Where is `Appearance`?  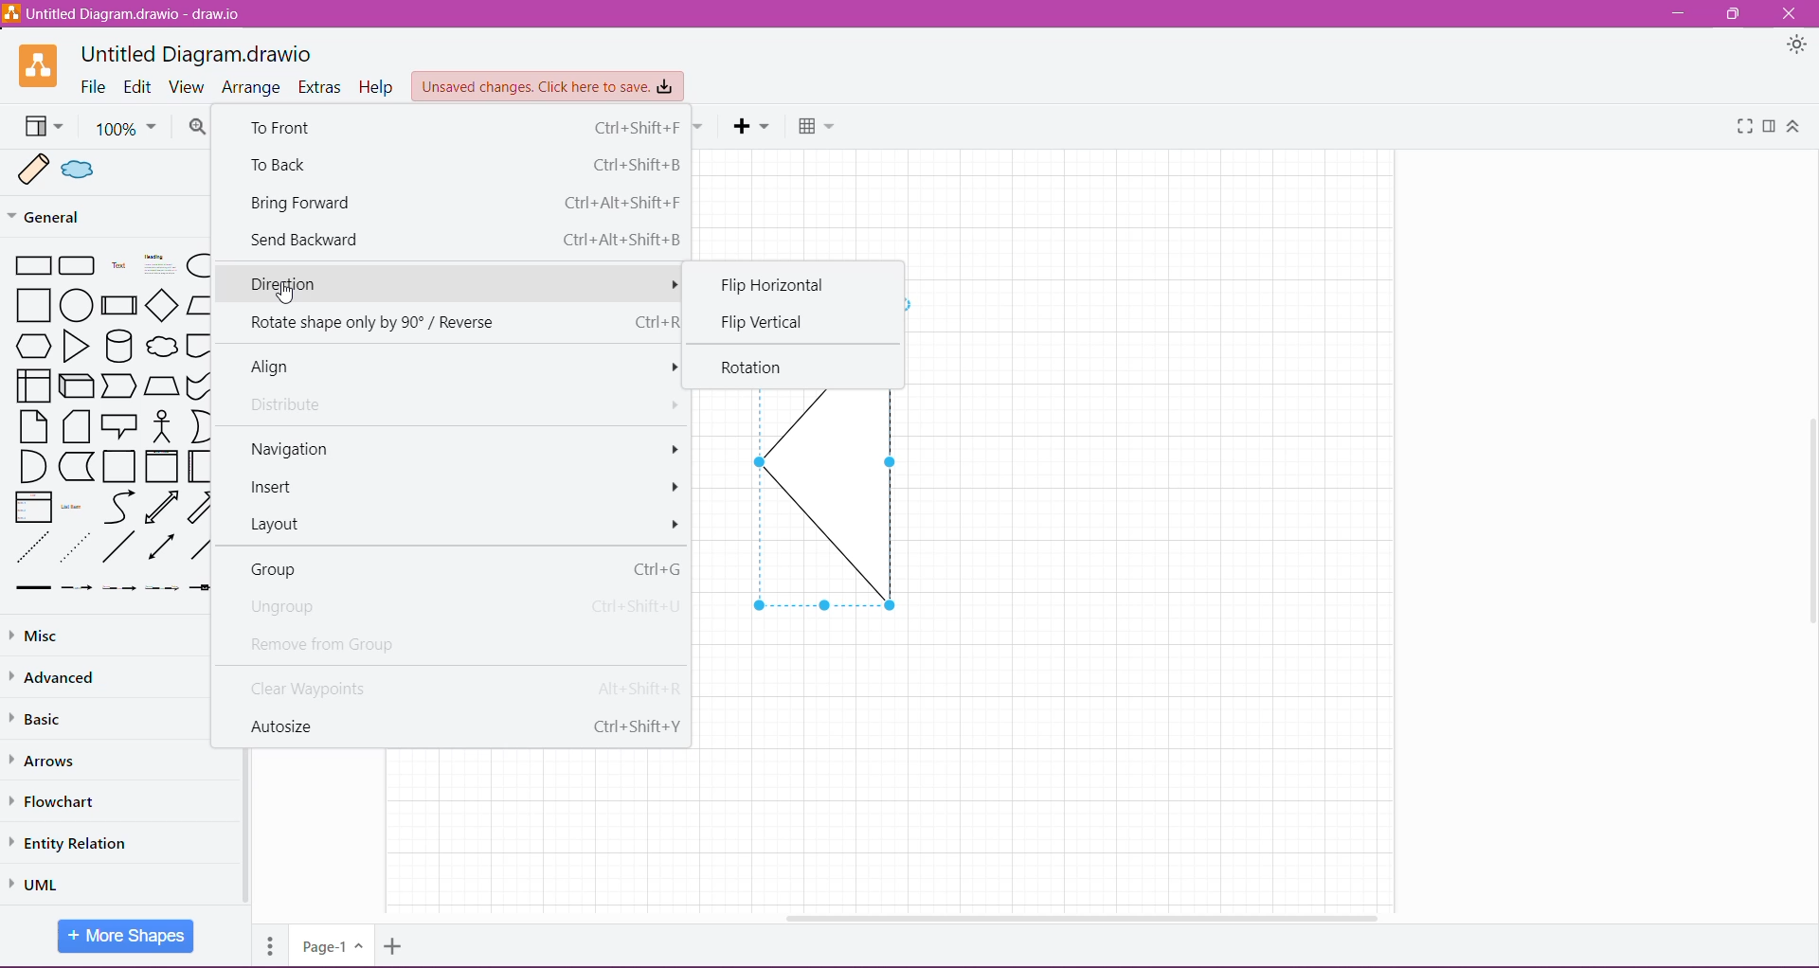
Appearance is located at coordinates (1796, 47).